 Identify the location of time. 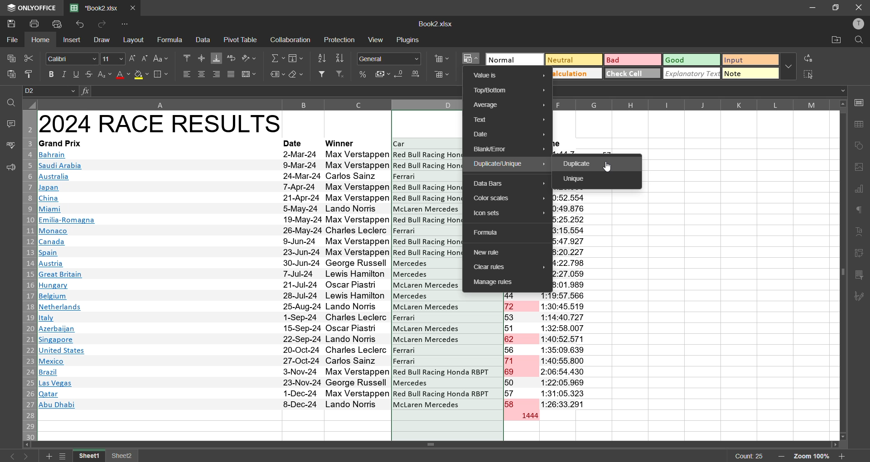
(565, 351).